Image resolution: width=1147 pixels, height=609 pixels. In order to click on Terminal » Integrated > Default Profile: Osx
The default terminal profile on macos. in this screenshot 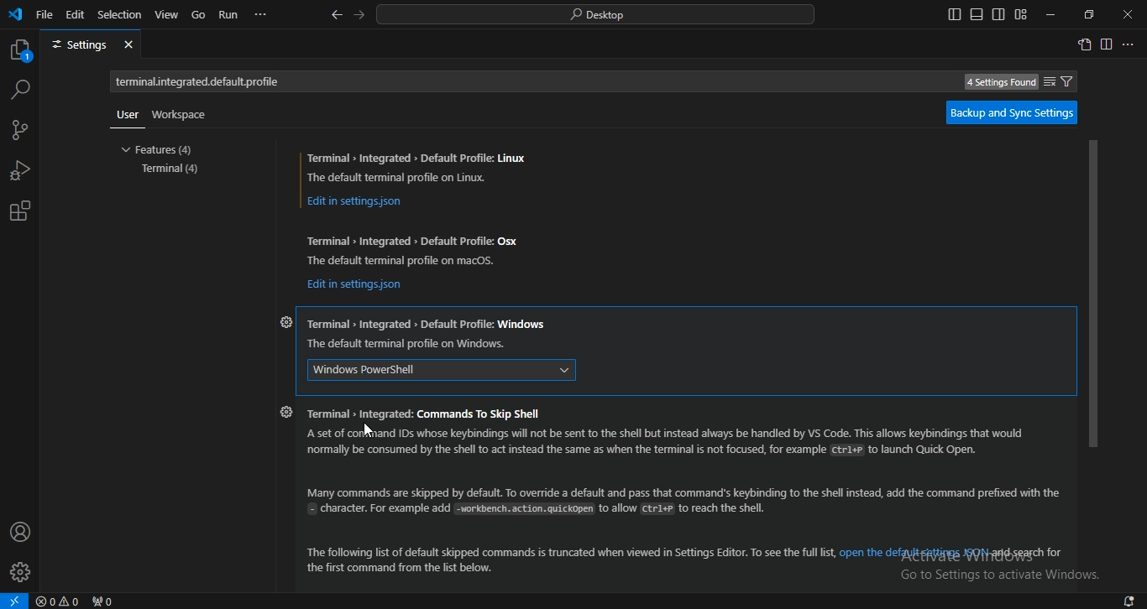, I will do `click(416, 248)`.